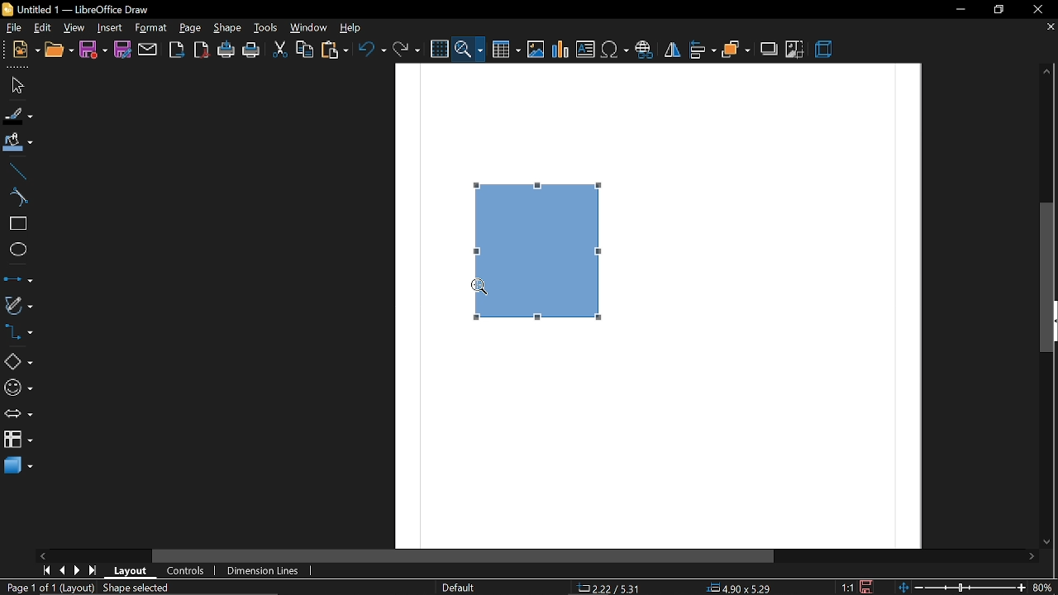  What do you see at coordinates (42, 26) in the screenshot?
I see `view` at bounding box center [42, 26].